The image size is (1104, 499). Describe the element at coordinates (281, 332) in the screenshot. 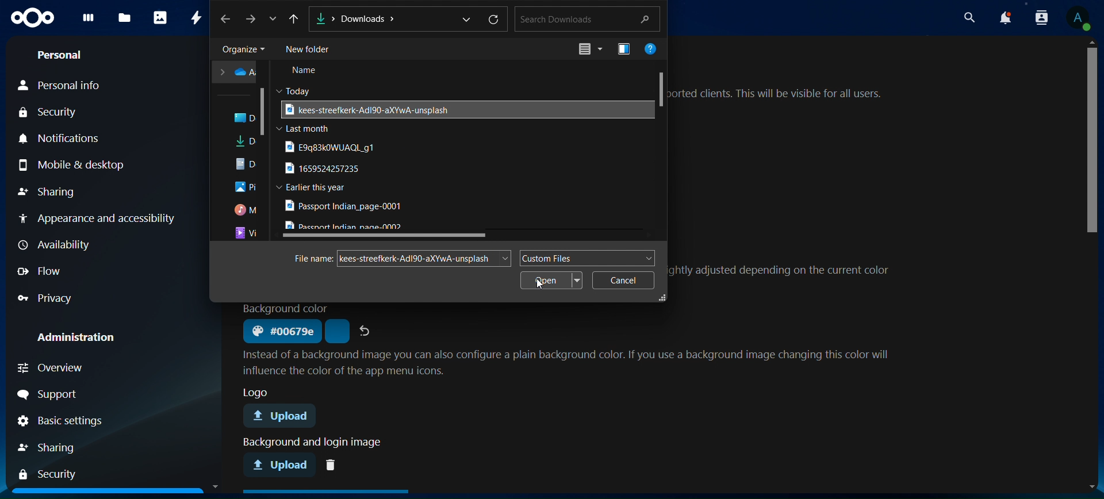

I see `background color` at that location.